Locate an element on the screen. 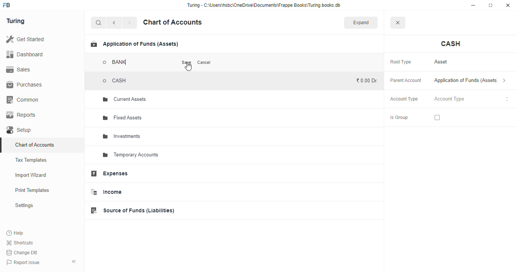 The image size is (517, 272). close is located at coordinates (397, 22).